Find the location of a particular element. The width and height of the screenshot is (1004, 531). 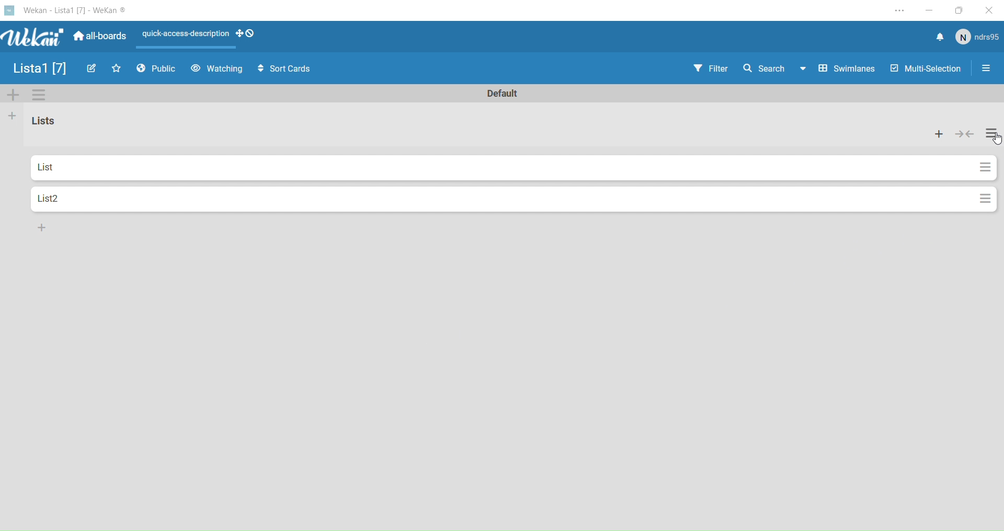

Add is located at coordinates (41, 227).